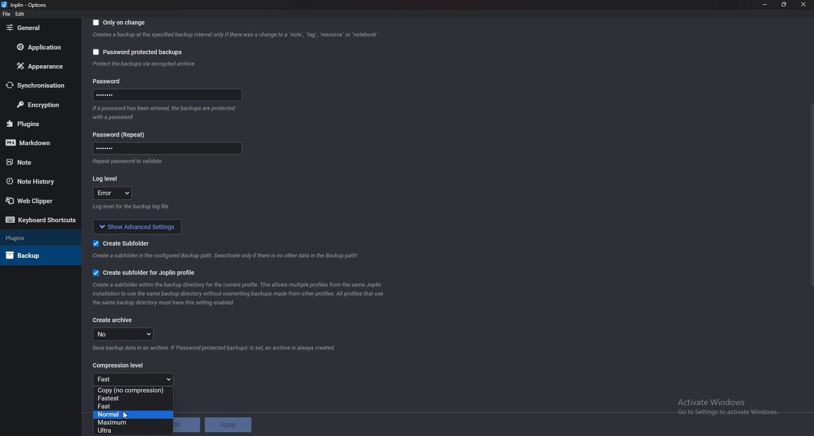  What do you see at coordinates (114, 193) in the screenshot?
I see `error` at bounding box center [114, 193].